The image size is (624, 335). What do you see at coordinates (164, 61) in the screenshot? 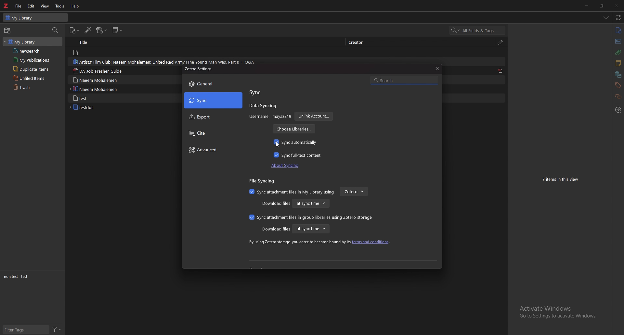
I see `Artists' film club: Naeem Mohaiemen: United Red Army (The Young man was, part I) + Q&A` at bounding box center [164, 61].